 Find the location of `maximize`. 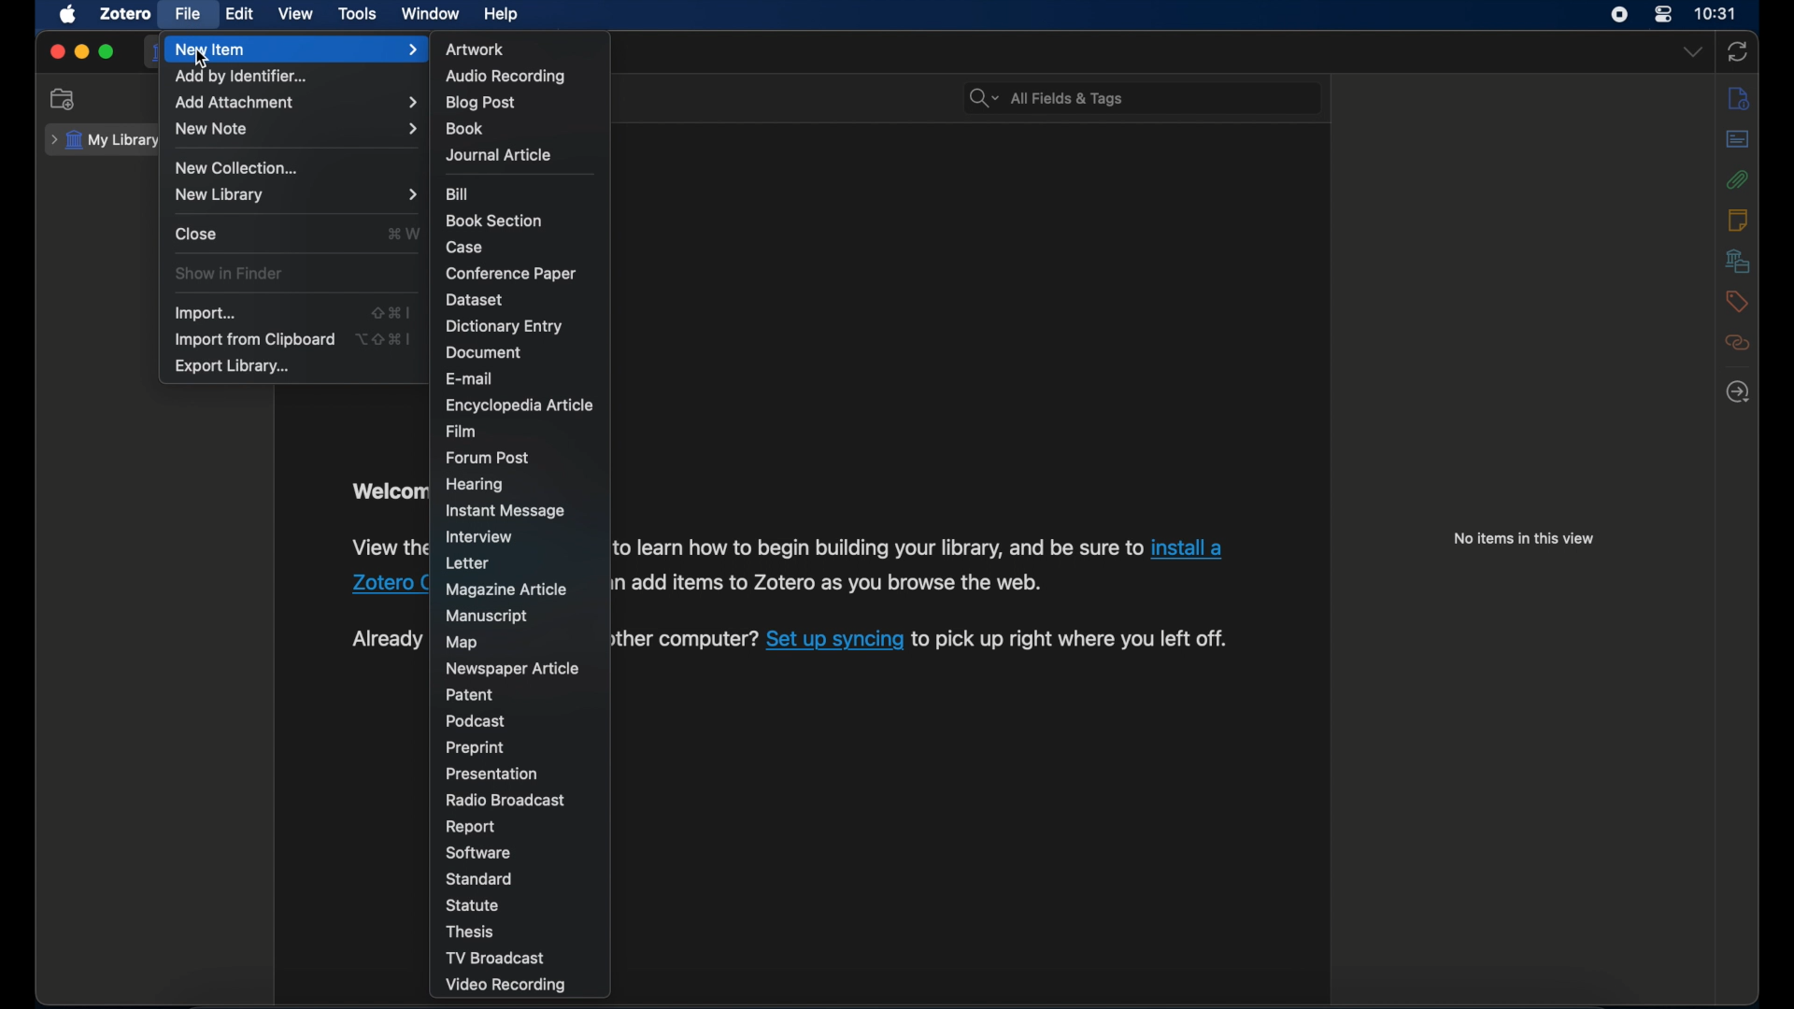

maximize is located at coordinates (107, 52).